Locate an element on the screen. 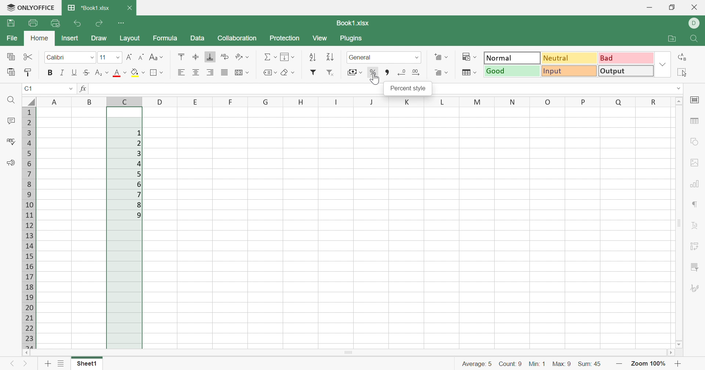 The image size is (705, 370). Drop Down is located at coordinates (663, 66).